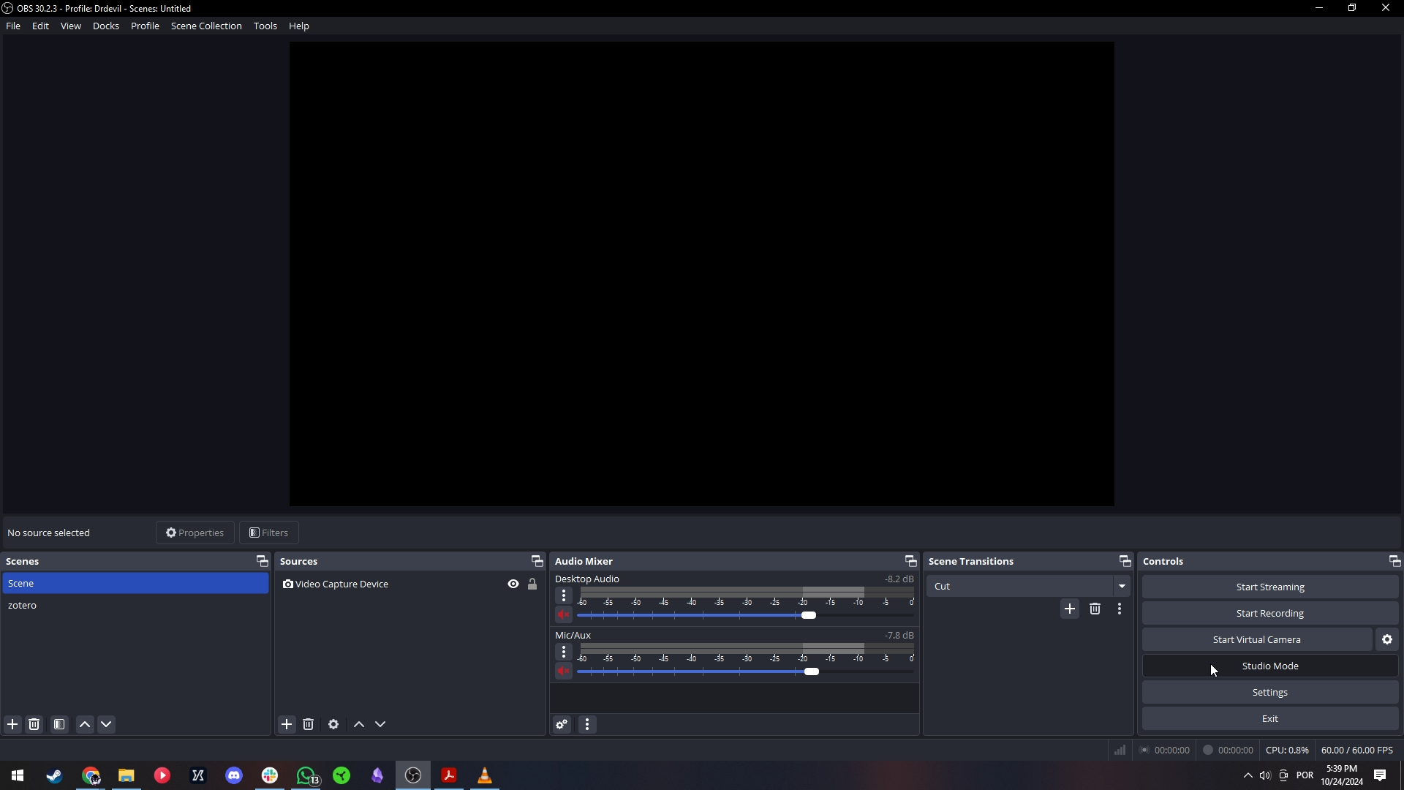  Describe the element at coordinates (124, 561) in the screenshot. I see `Scenes` at that location.